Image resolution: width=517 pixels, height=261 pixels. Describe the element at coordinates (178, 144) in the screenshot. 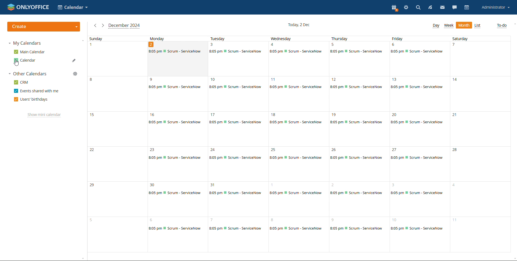

I see `monday` at that location.